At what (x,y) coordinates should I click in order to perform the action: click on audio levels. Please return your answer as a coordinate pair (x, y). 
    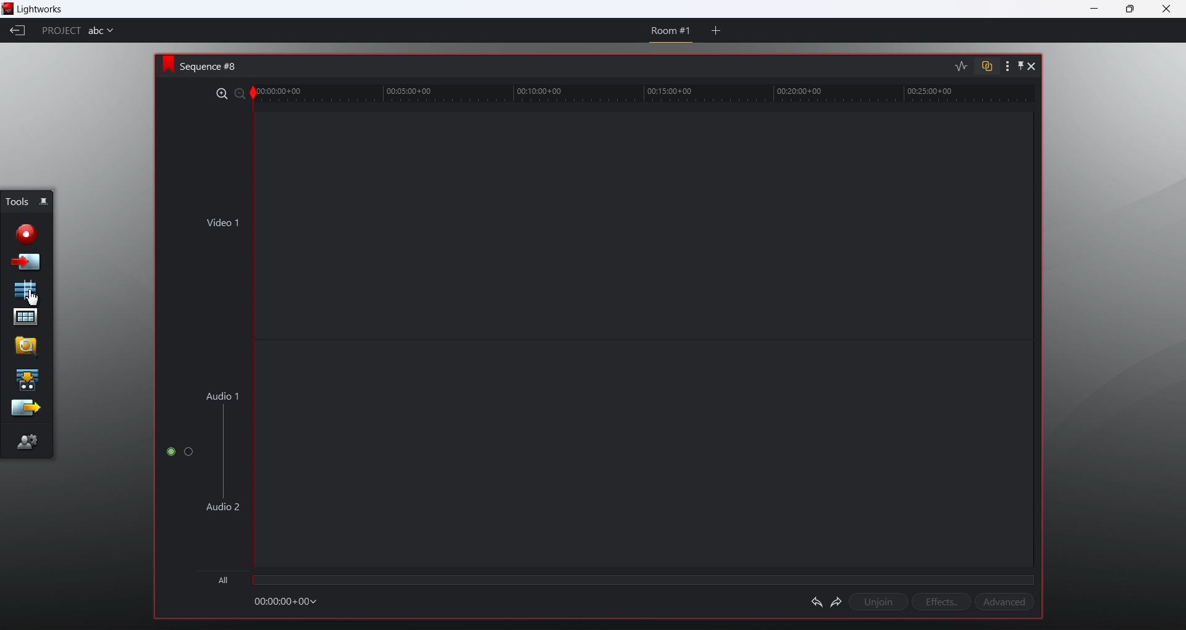
    Looking at the image, I should click on (959, 66).